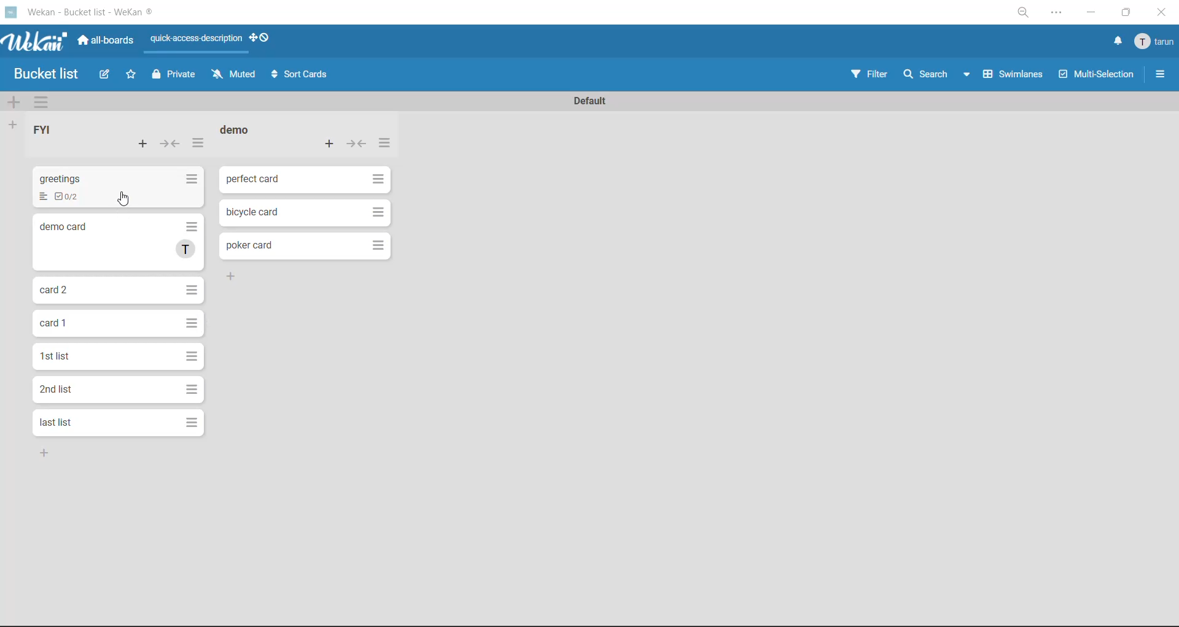 This screenshot has height=627, width=1179. Describe the element at coordinates (117, 356) in the screenshot. I see `card 5` at that location.